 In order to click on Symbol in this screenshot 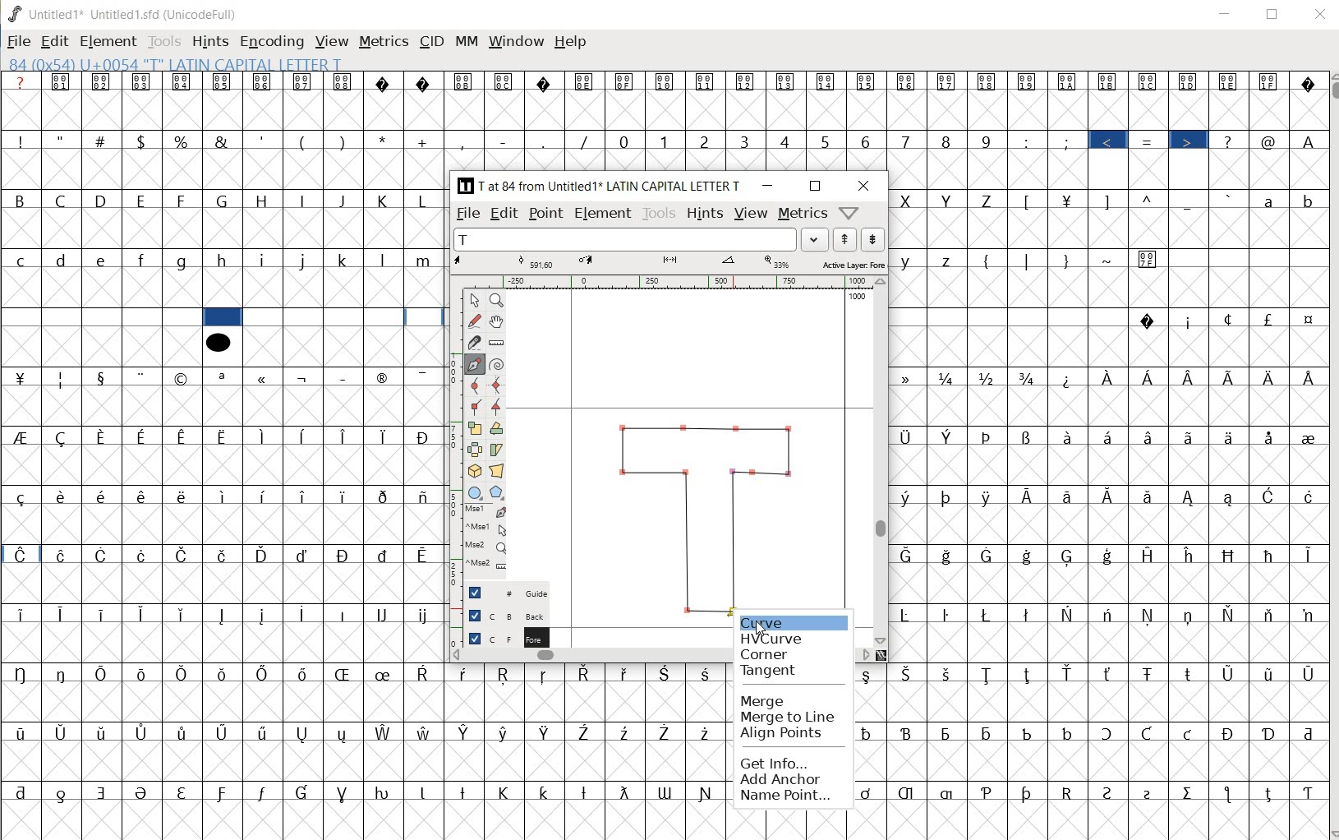, I will do `click(21, 732)`.